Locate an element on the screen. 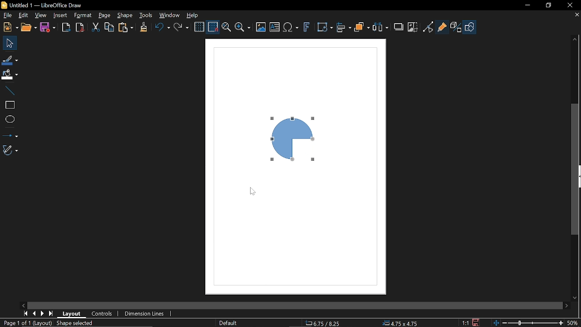 The image size is (581, 327). Cut is located at coordinates (96, 27).